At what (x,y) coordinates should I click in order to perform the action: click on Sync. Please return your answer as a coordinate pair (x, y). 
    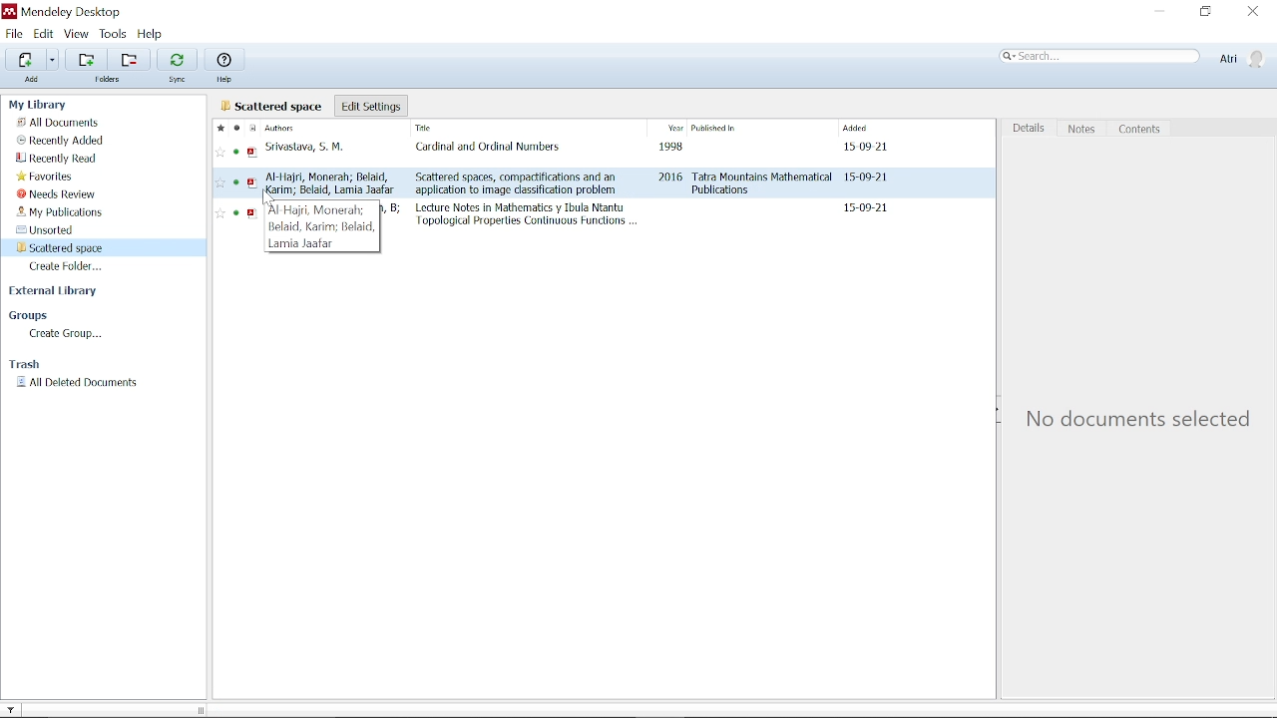
    Looking at the image, I should click on (177, 59).